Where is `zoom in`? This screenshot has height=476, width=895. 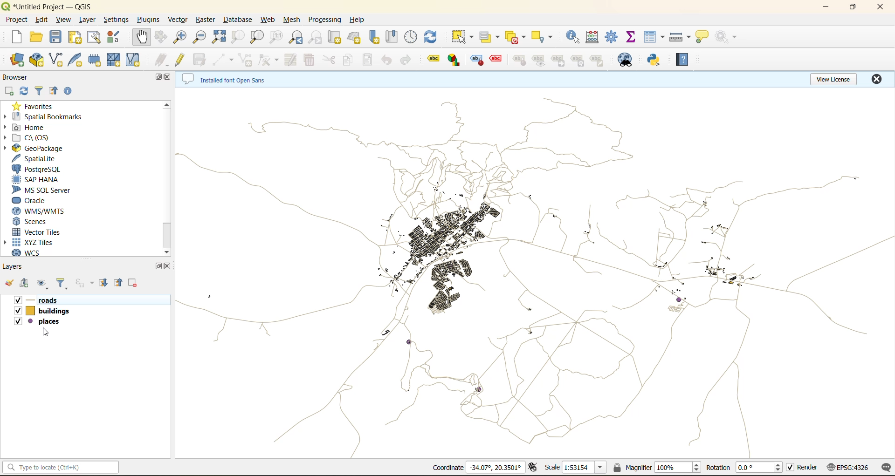 zoom in is located at coordinates (181, 39).